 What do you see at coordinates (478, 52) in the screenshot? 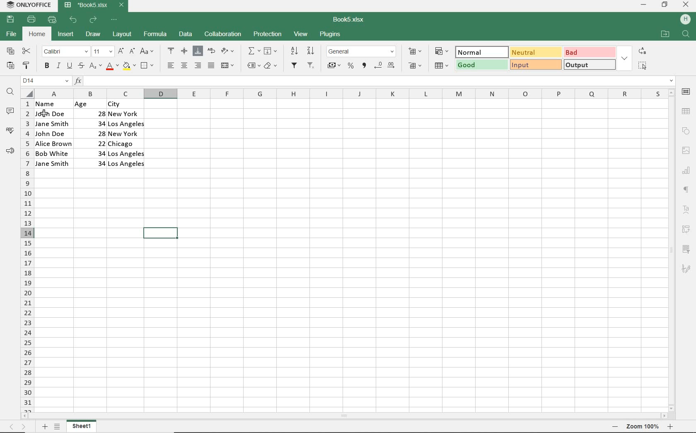
I see `NORMAL` at bounding box center [478, 52].